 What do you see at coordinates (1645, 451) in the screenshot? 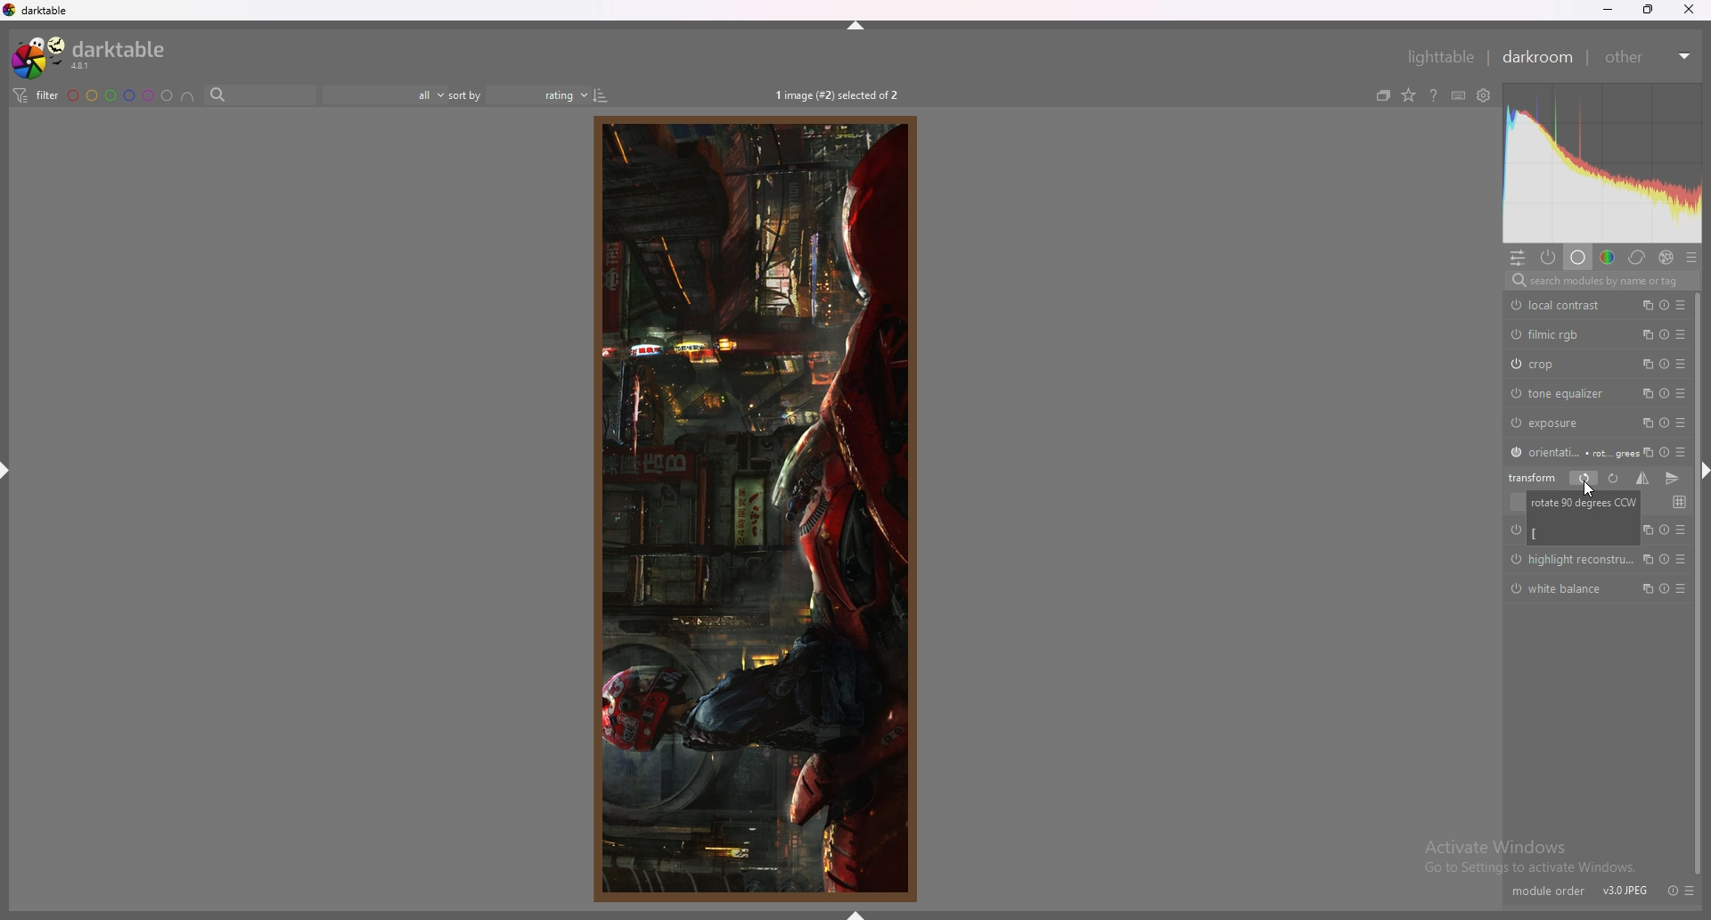
I see `multiple instances action` at bounding box center [1645, 451].